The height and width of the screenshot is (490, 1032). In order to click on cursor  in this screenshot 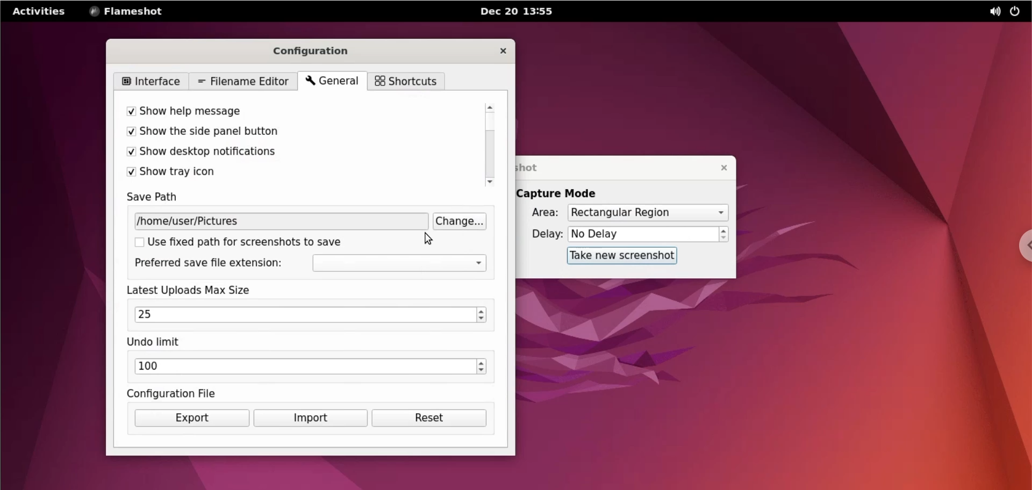, I will do `click(428, 236)`.